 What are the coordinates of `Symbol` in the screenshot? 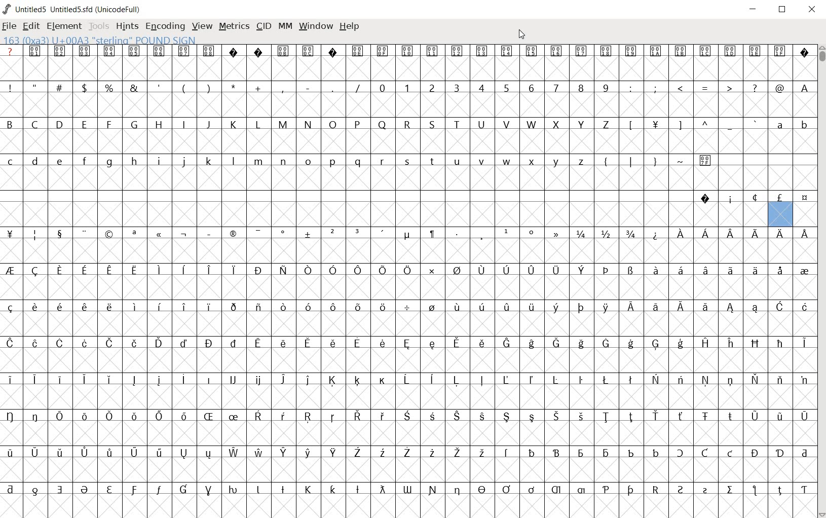 It's located at (780, 52).